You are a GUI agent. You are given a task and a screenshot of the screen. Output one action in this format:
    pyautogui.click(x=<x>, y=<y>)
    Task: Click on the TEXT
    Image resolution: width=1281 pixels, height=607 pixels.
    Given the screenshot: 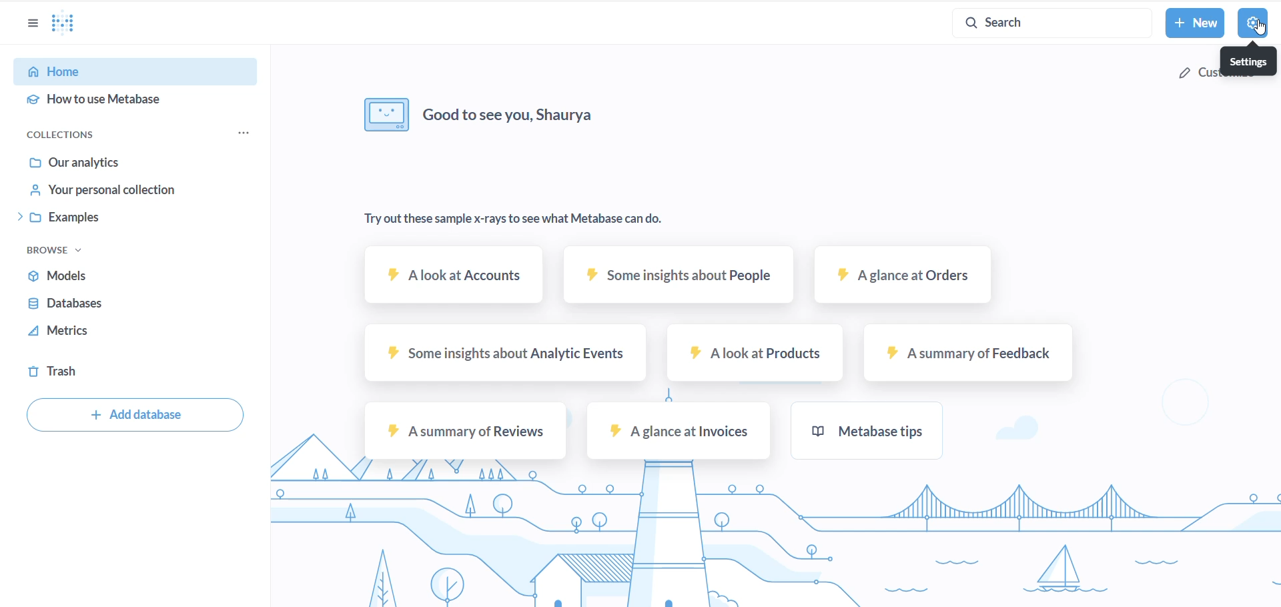 What is the action you would take?
    pyautogui.click(x=555, y=120)
    